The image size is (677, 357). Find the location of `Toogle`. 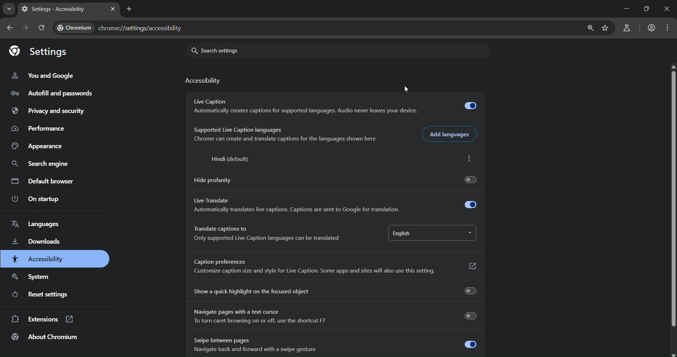

Toogle is located at coordinates (465, 204).